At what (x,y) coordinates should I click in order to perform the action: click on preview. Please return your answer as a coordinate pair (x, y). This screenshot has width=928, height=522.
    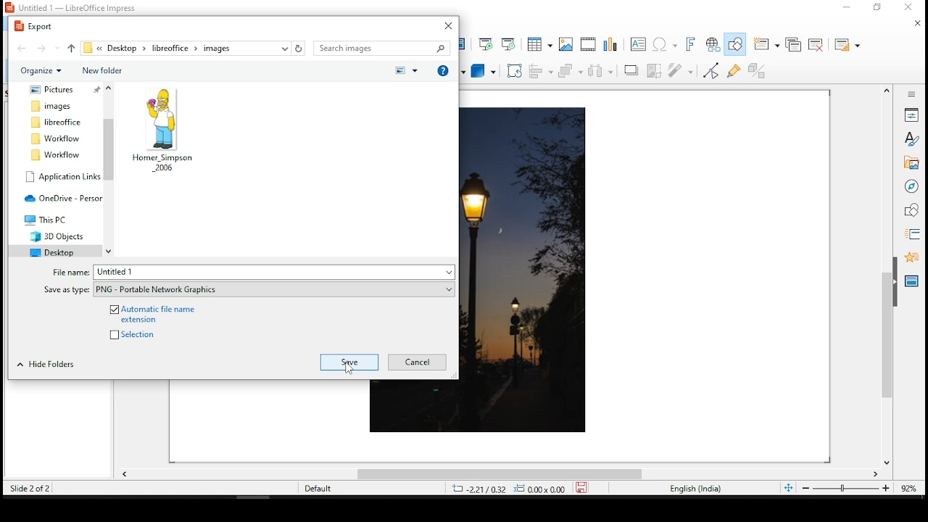
    Looking at the image, I should click on (405, 70).